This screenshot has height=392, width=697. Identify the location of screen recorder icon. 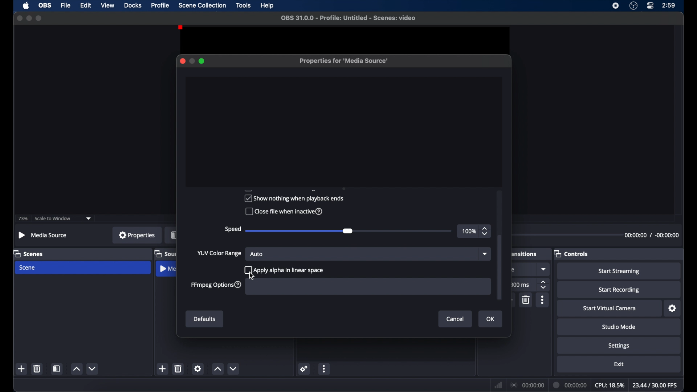
(616, 6).